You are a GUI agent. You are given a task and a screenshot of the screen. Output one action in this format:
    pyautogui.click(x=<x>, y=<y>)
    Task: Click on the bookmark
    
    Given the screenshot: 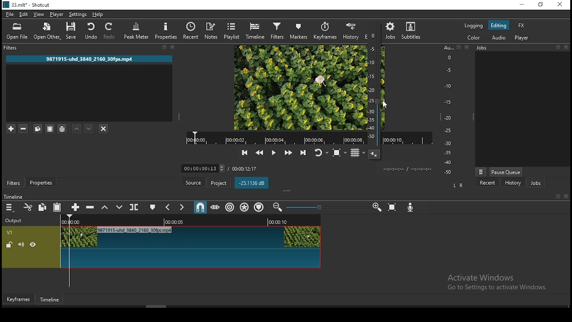 What is the action you would take?
    pyautogui.click(x=163, y=47)
    